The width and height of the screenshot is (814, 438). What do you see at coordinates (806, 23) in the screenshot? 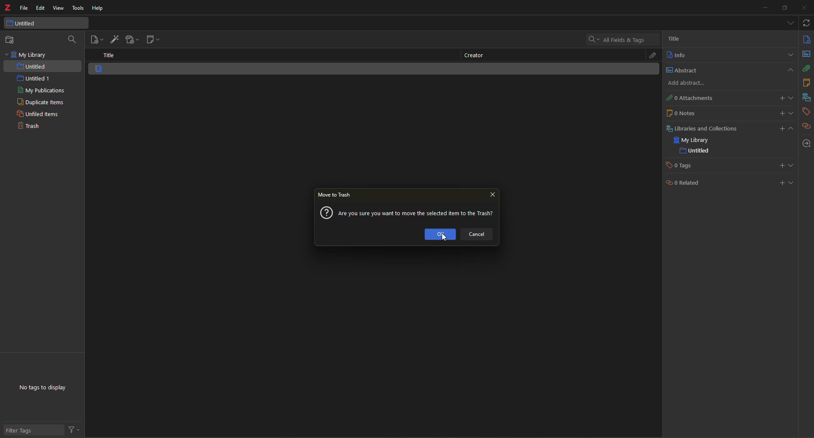
I see `syc` at bounding box center [806, 23].